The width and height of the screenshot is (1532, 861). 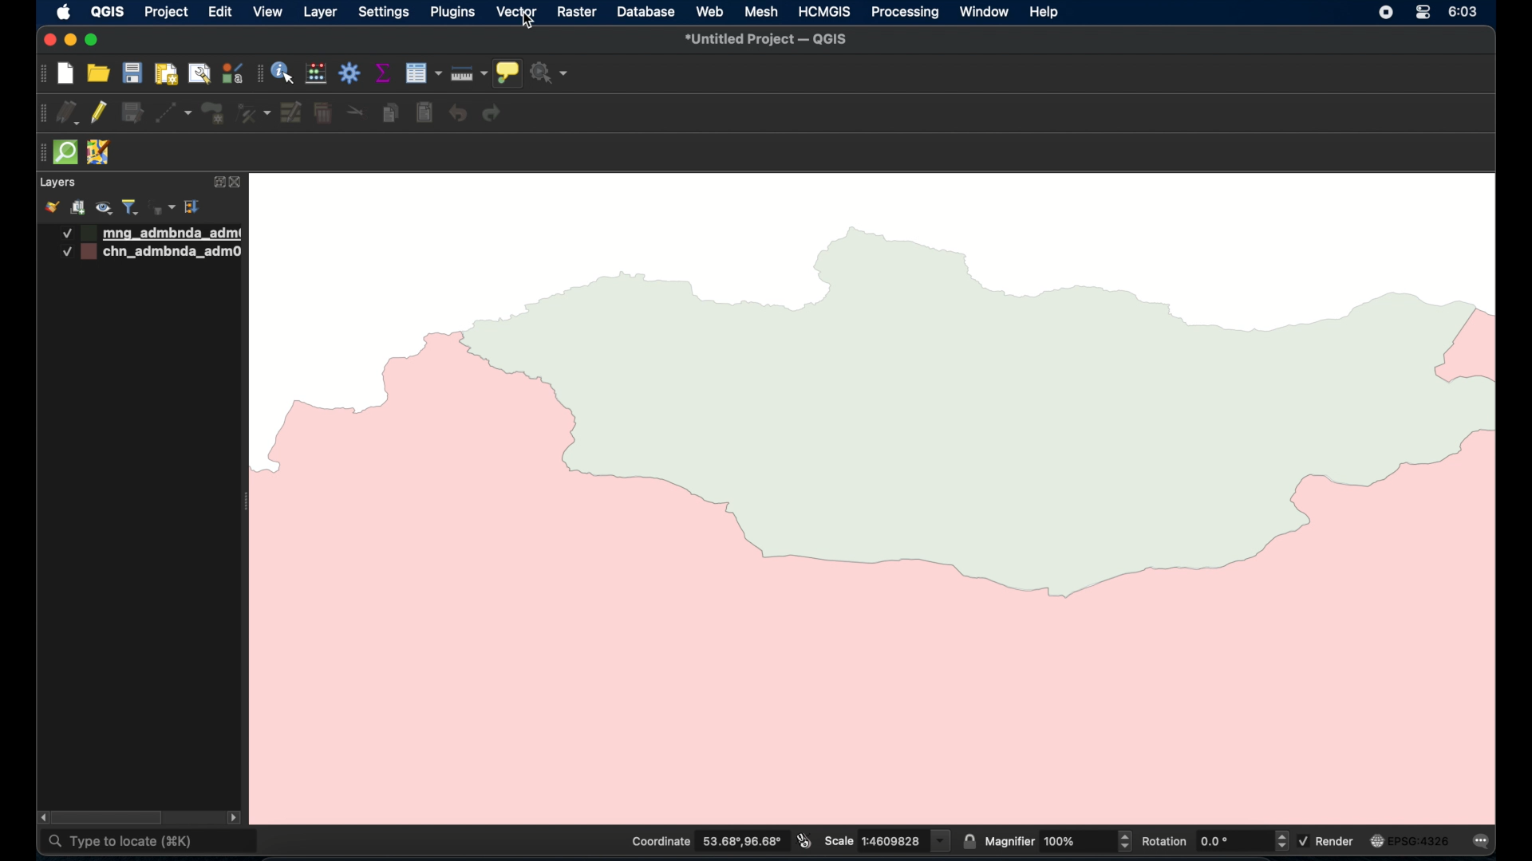 What do you see at coordinates (43, 114) in the screenshot?
I see `drag handles` at bounding box center [43, 114].